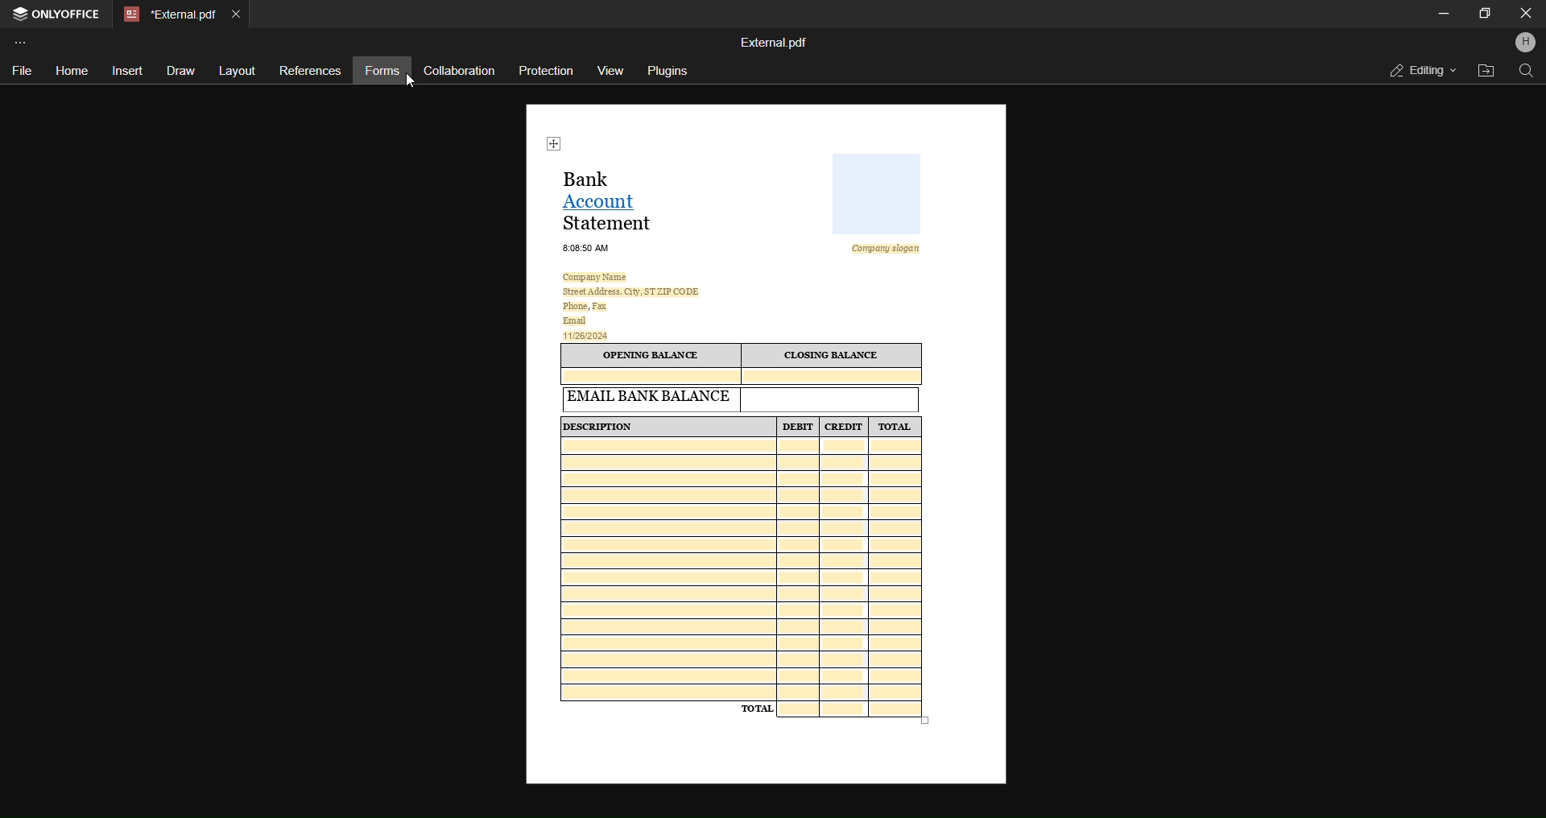 Image resolution: width=1546 pixels, height=818 pixels. Describe the element at coordinates (1482, 72) in the screenshot. I see `open file location` at that location.